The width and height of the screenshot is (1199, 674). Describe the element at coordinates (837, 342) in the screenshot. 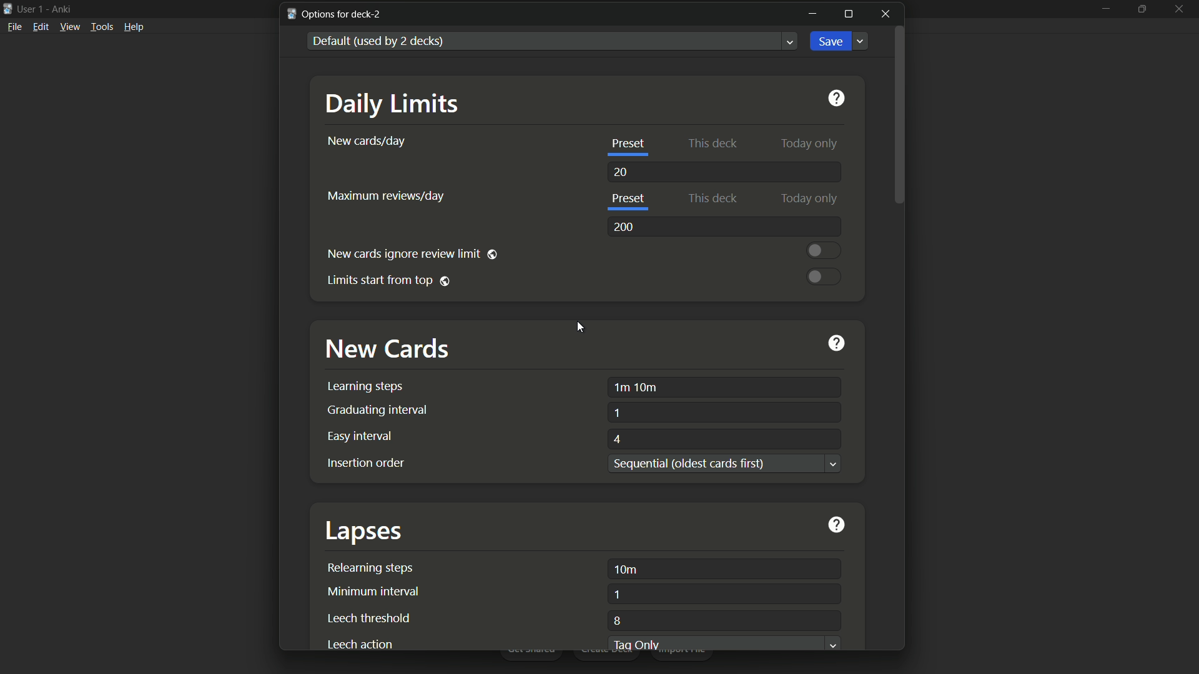

I see `get help` at that location.